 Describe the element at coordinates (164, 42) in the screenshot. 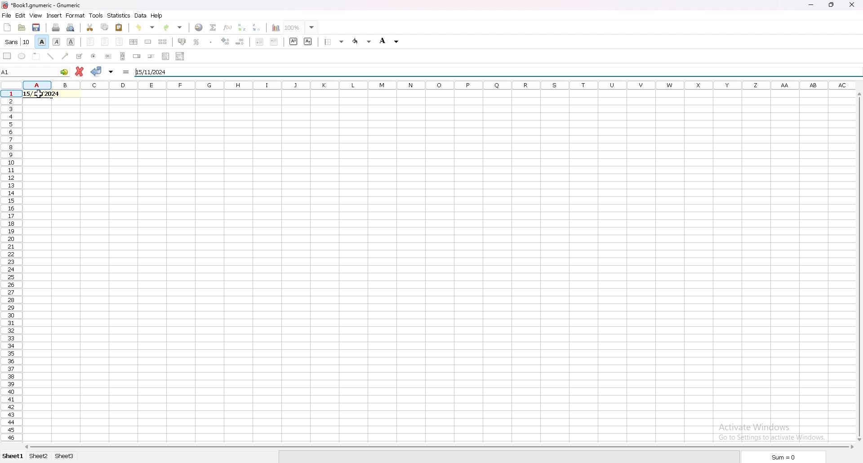

I see `split merged` at that location.